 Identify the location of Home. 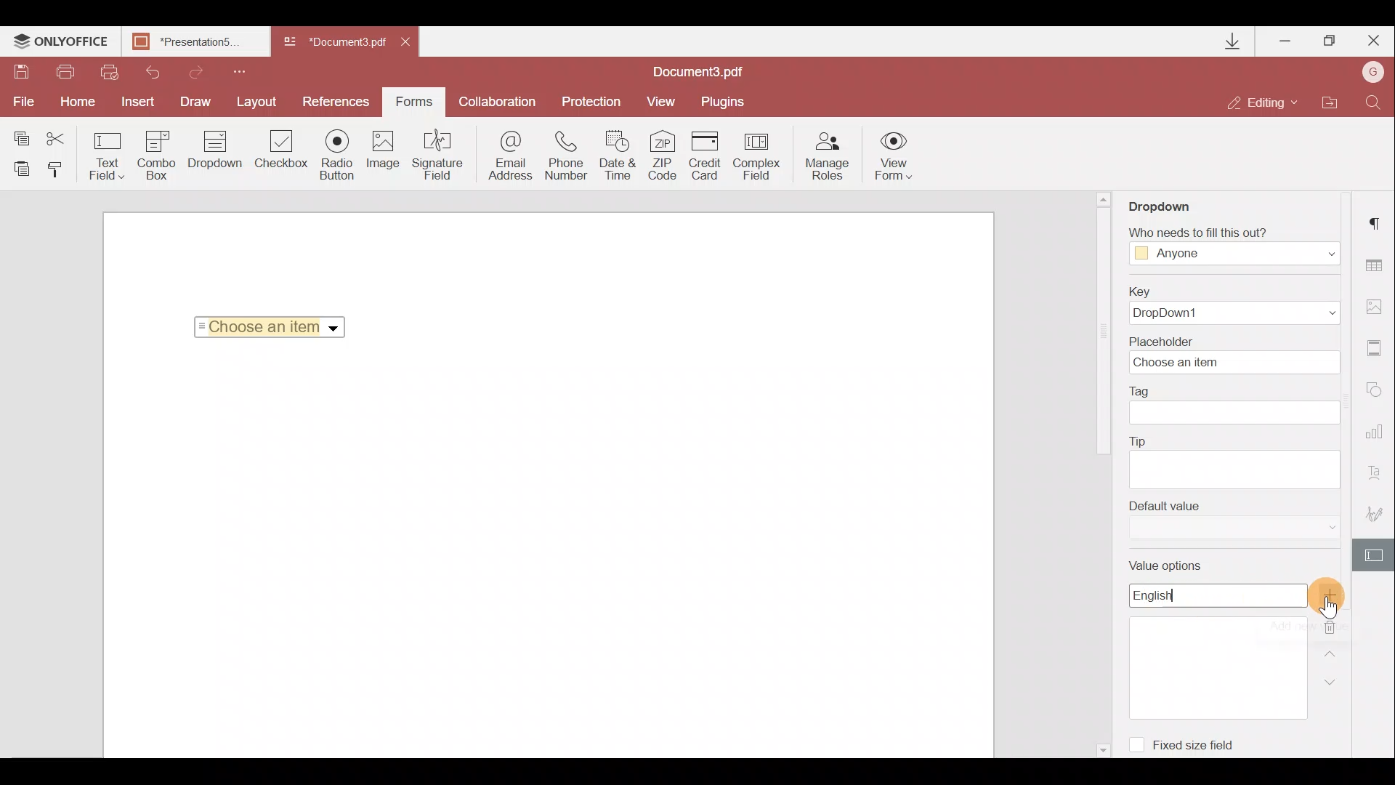
(75, 102).